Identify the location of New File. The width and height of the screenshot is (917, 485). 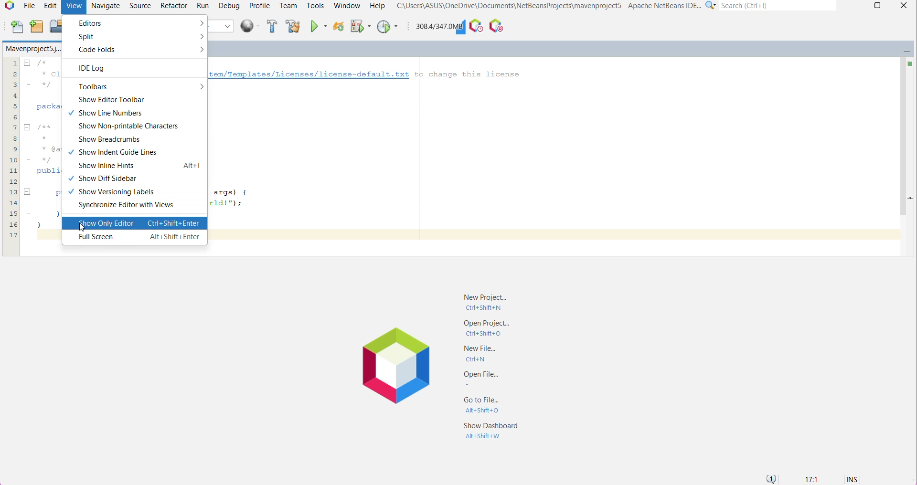
(18, 27).